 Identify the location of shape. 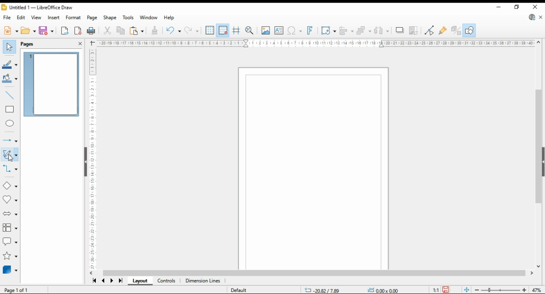
(110, 17).